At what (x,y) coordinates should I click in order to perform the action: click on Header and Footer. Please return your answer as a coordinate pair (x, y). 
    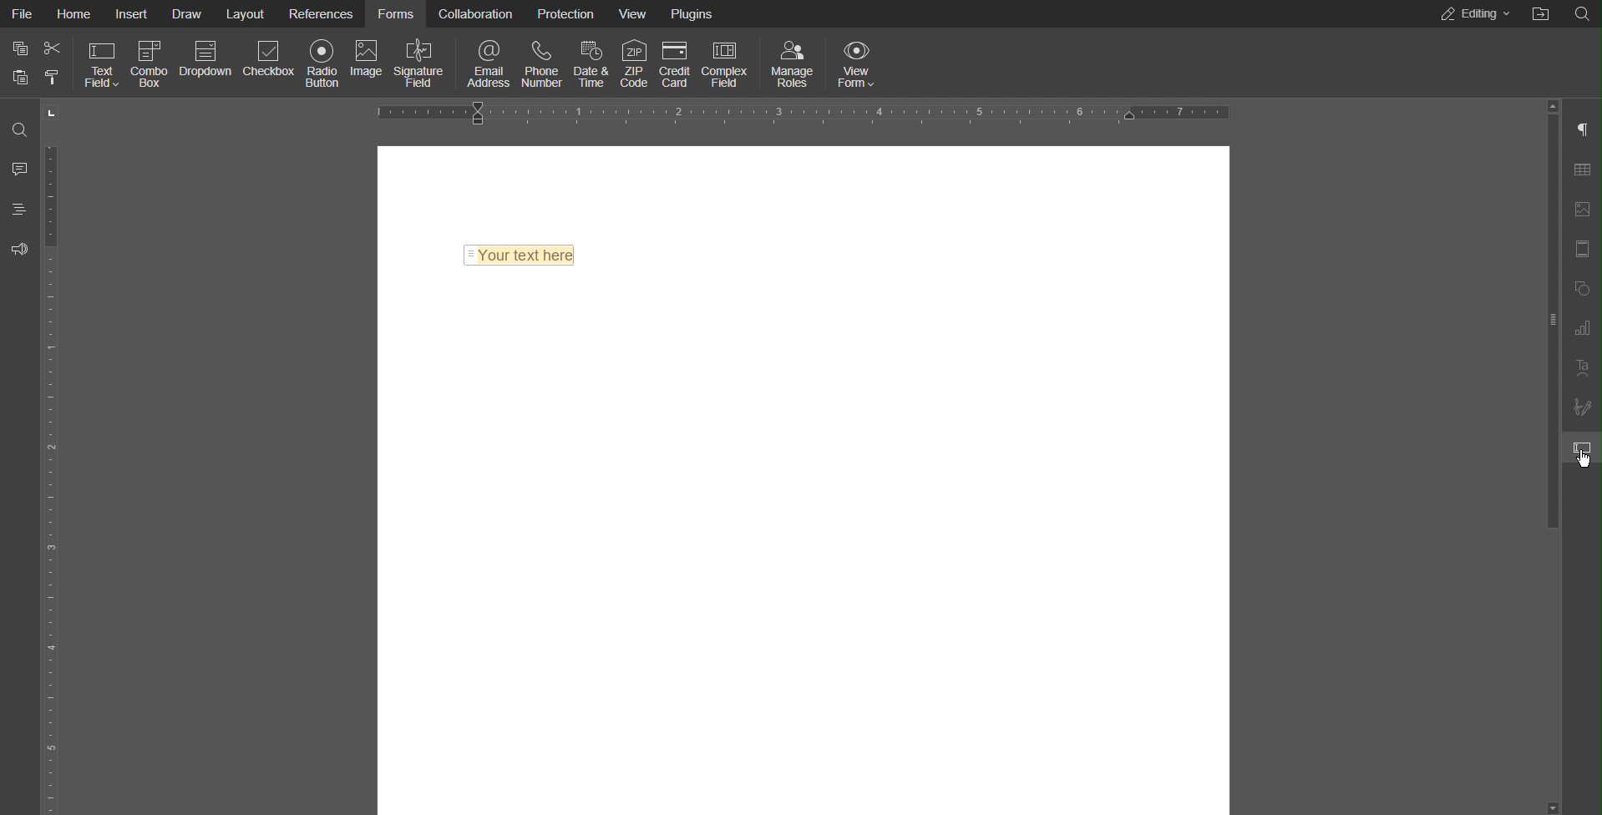
    Looking at the image, I should click on (1582, 251).